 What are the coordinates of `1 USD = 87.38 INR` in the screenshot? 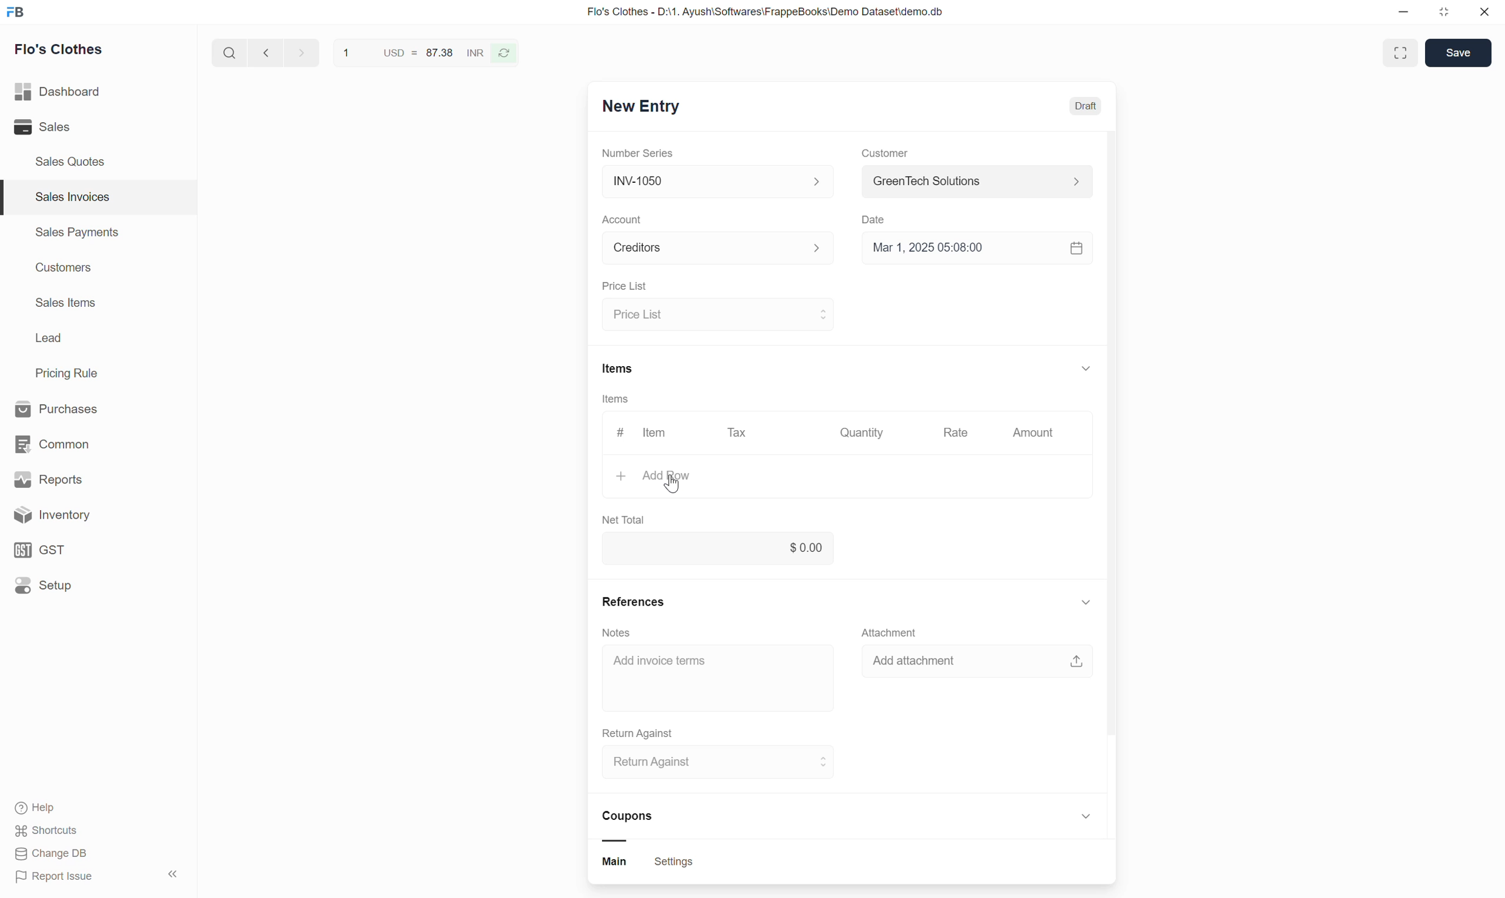 It's located at (411, 52).